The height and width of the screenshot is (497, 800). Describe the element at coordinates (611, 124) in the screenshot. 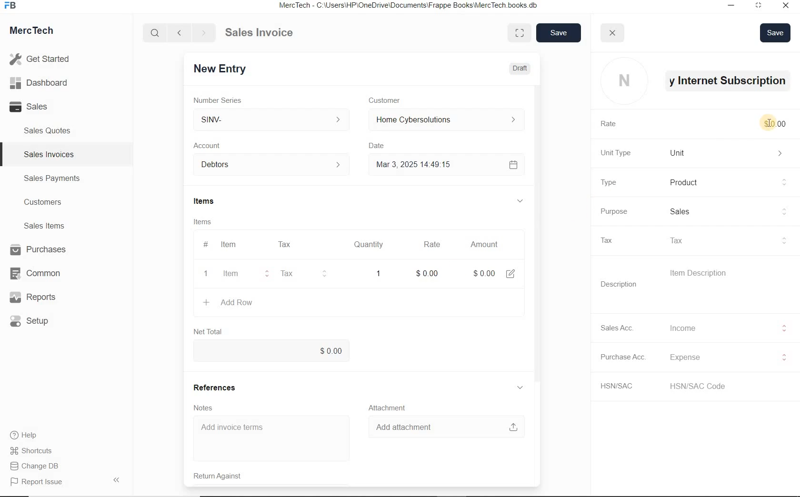

I see `Rate` at that location.